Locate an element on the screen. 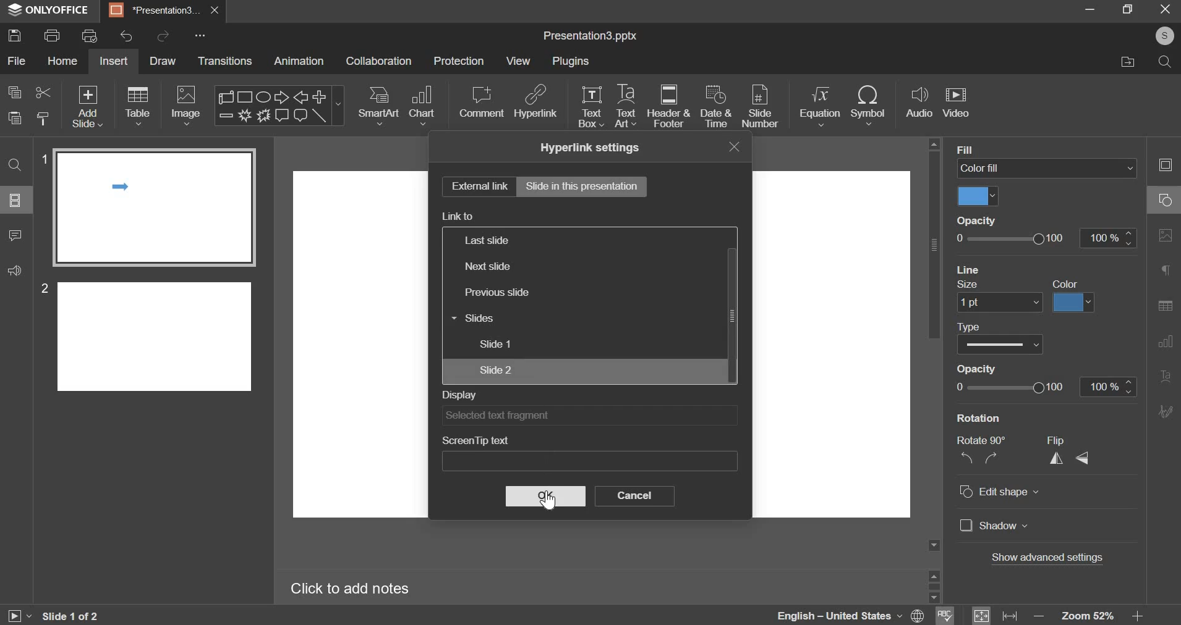  feedback is located at coordinates (15, 271).